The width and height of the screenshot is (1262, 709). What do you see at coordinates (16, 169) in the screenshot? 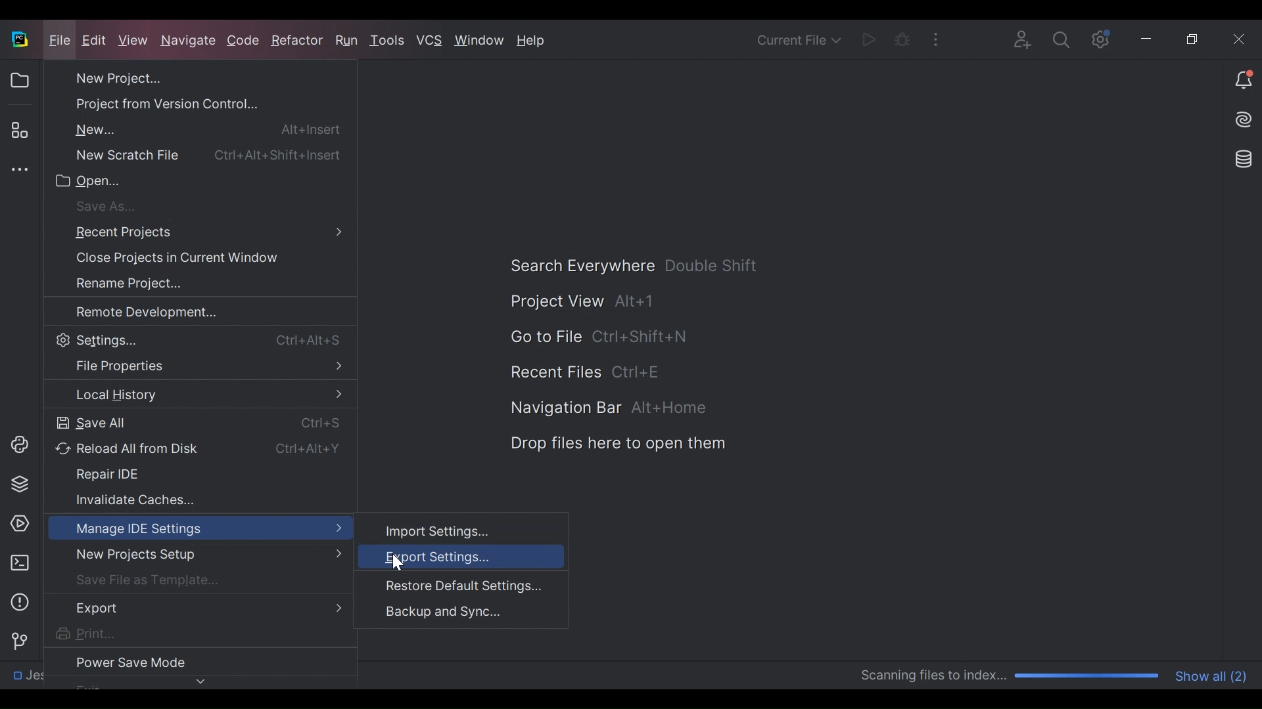
I see `More Tool window` at bounding box center [16, 169].